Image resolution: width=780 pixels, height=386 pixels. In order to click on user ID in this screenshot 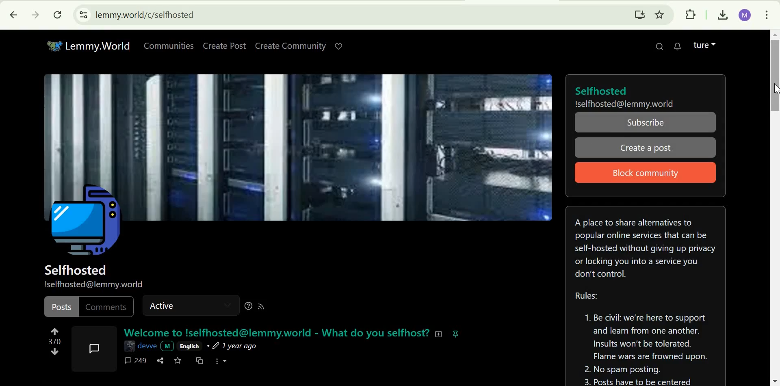, I will do `click(148, 346)`.